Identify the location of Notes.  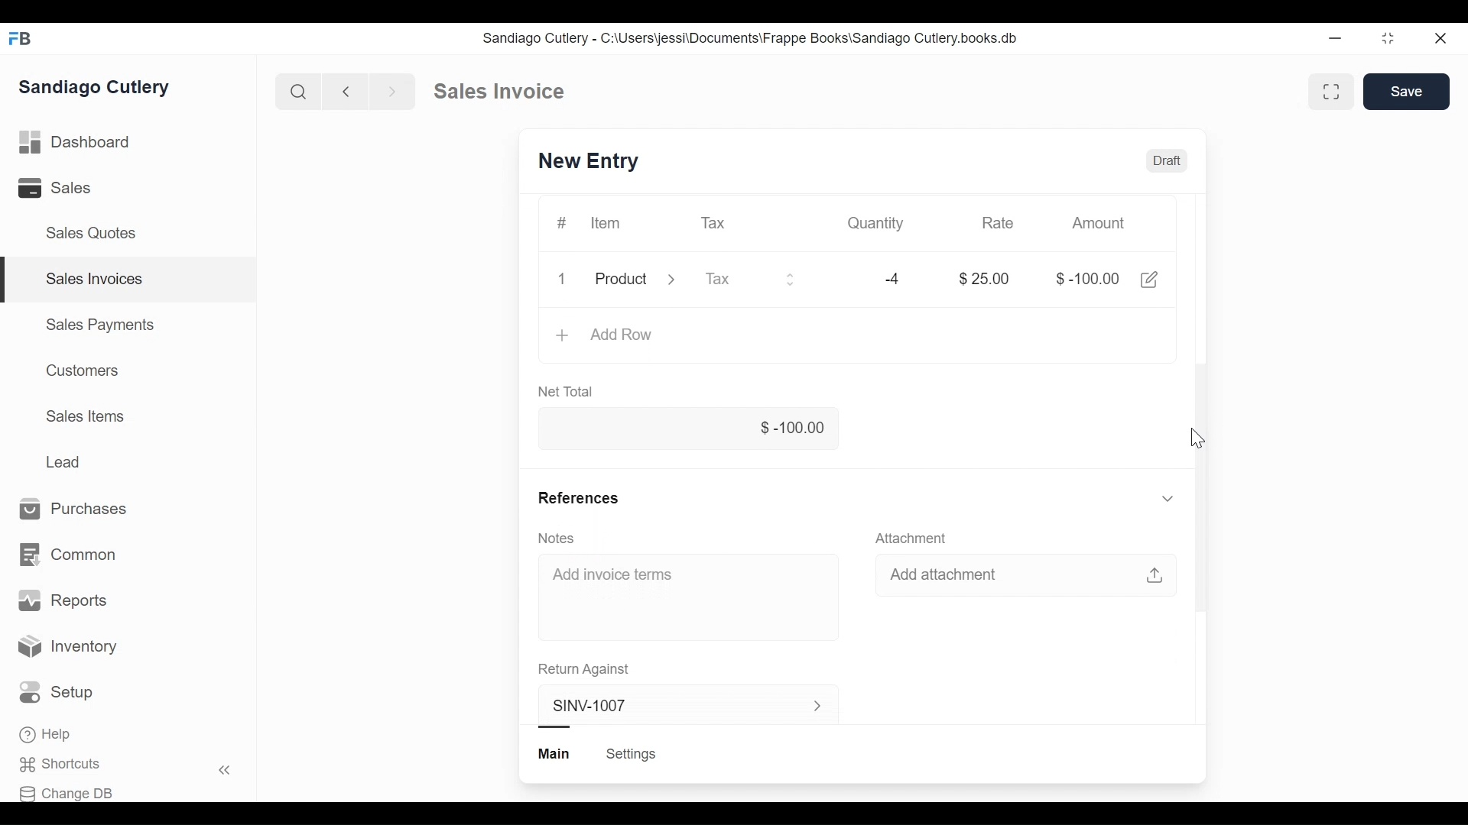
(558, 538).